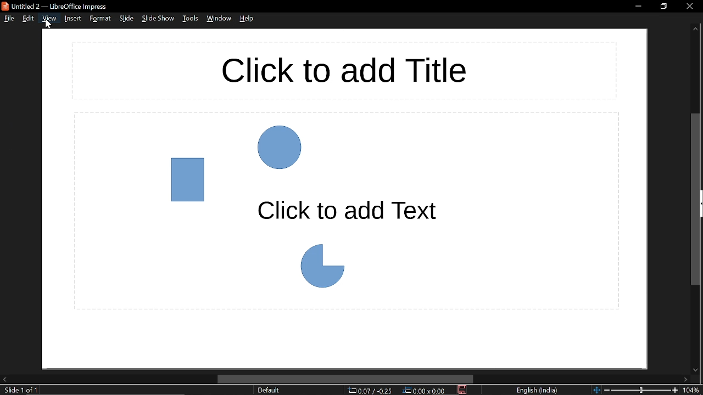 The width and height of the screenshot is (703, 395). Describe the element at coordinates (695, 200) in the screenshot. I see `Vertical scrollbar` at that location.